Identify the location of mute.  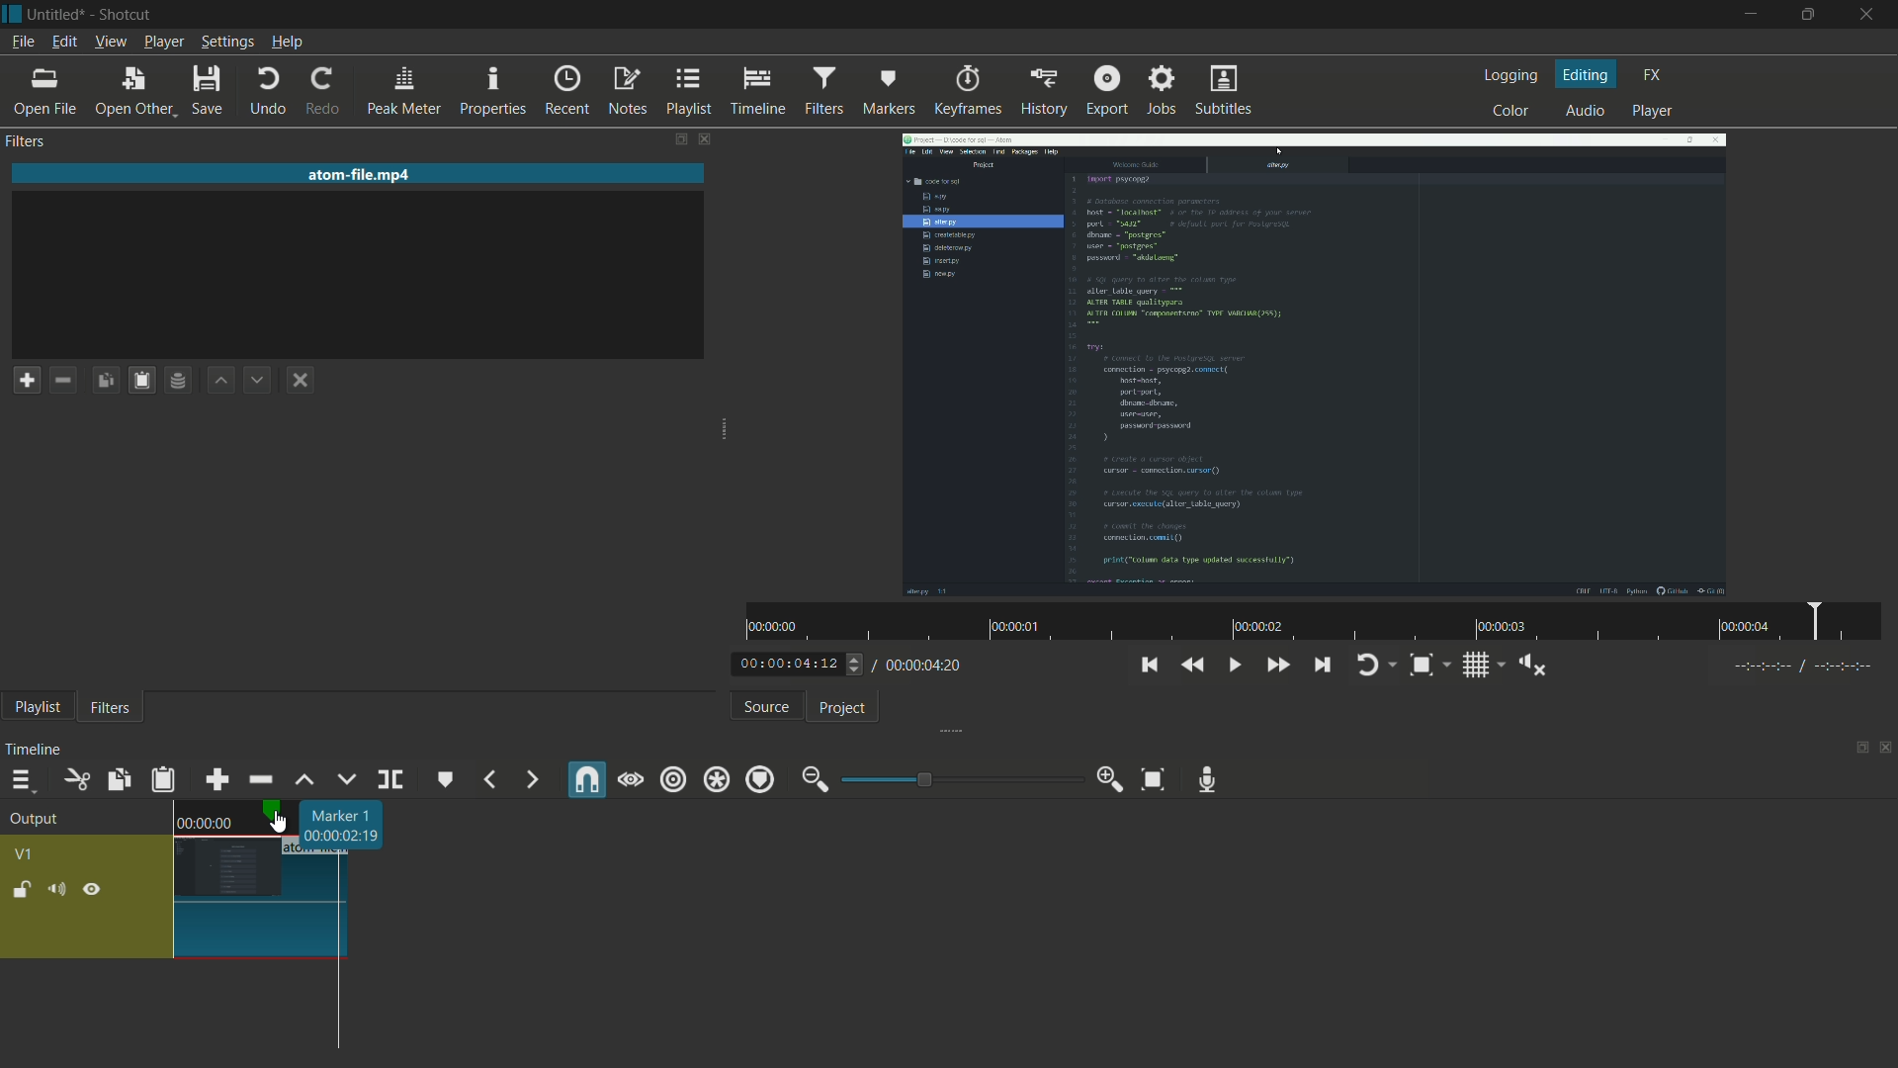
(60, 889).